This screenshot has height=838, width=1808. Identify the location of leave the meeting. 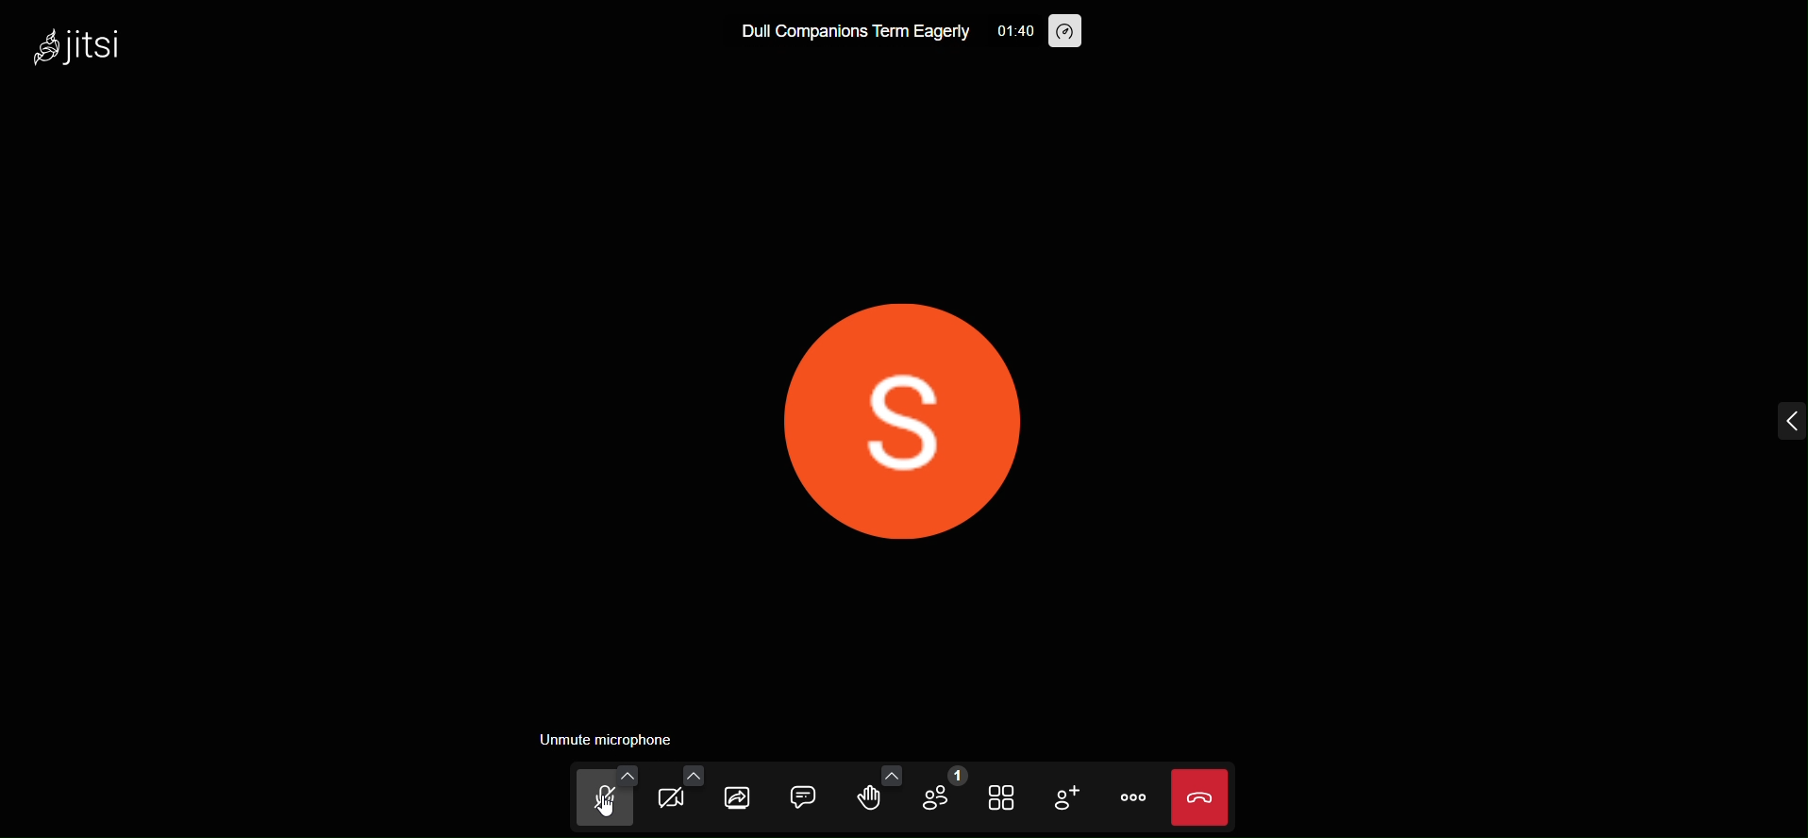
(1197, 795).